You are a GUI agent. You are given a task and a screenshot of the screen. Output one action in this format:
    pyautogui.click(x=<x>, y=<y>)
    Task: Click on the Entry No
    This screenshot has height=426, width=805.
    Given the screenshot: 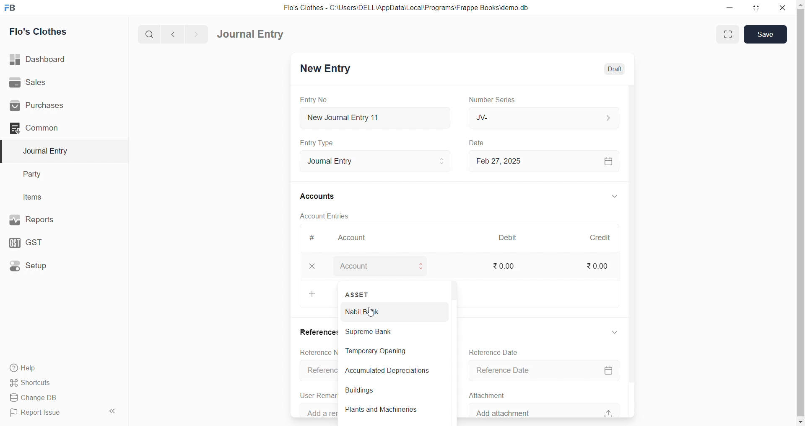 What is the action you would take?
    pyautogui.click(x=316, y=100)
    